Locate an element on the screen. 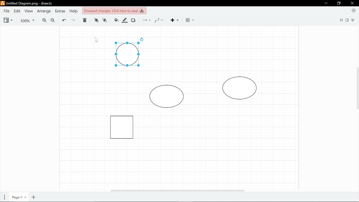  Rotate is located at coordinates (142, 39).